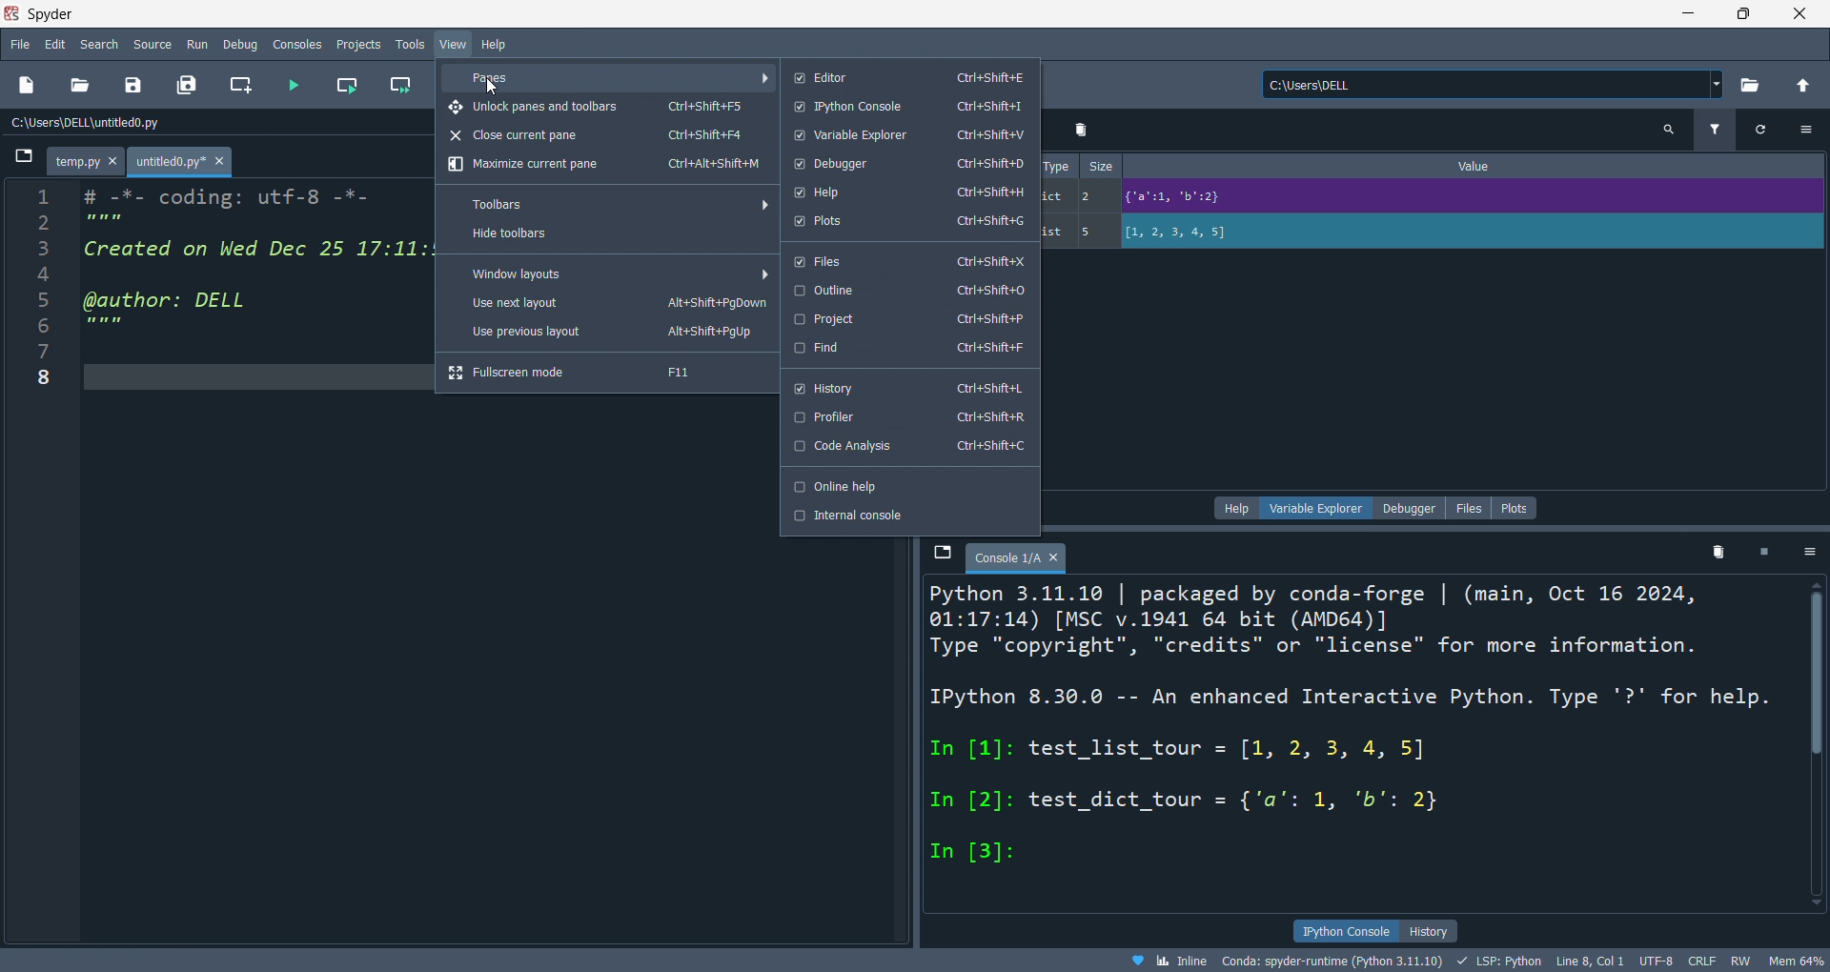  I want to click on crlf, so click(1699, 962).